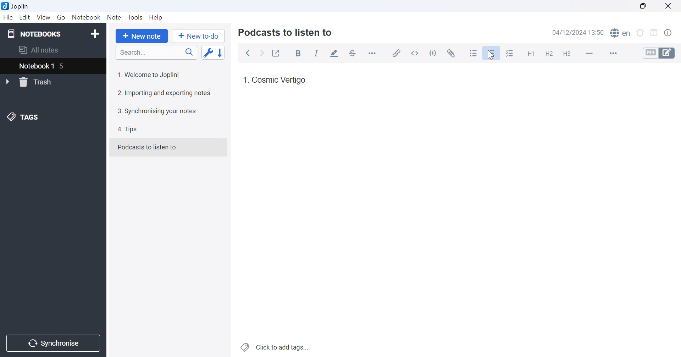 This screenshot has height=357, width=681. What do you see at coordinates (276, 52) in the screenshot?
I see `Toggle external editing` at bounding box center [276, 52].